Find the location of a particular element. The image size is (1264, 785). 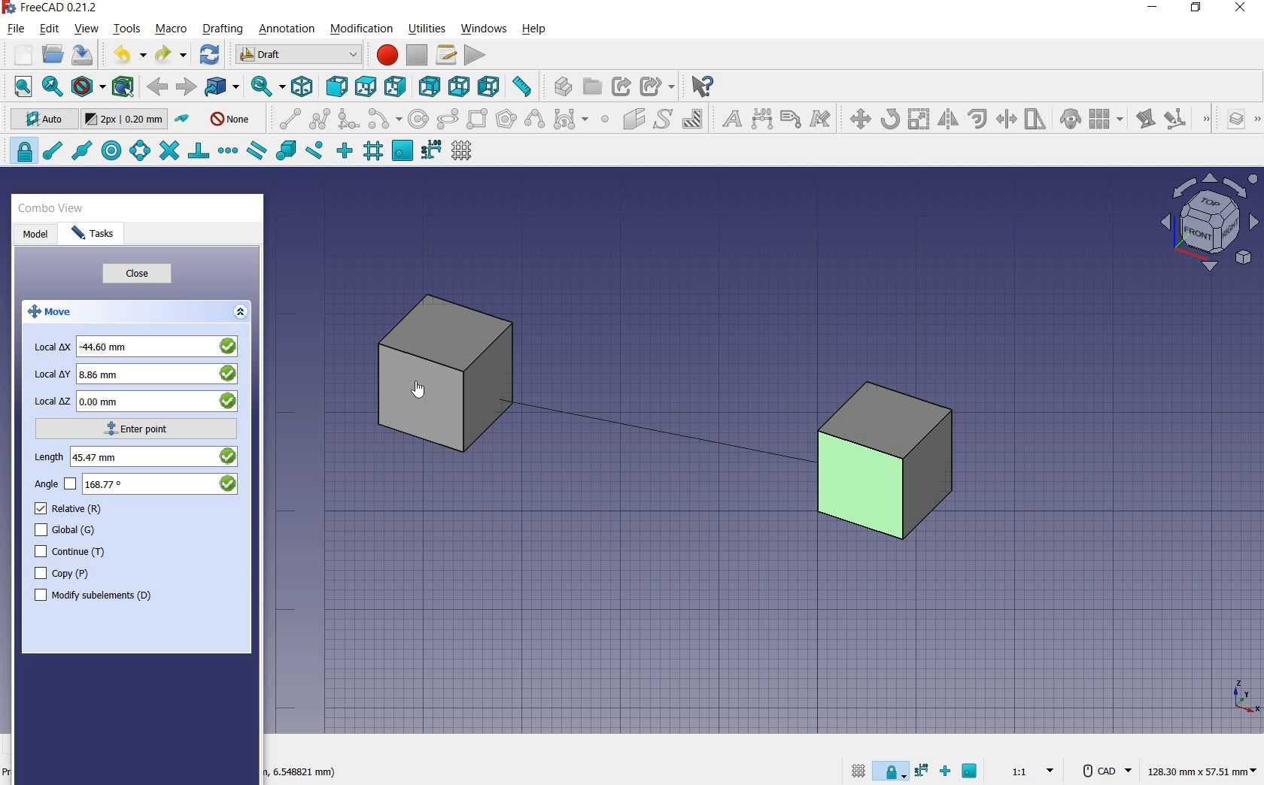

text is located at coordinates (729, 118).